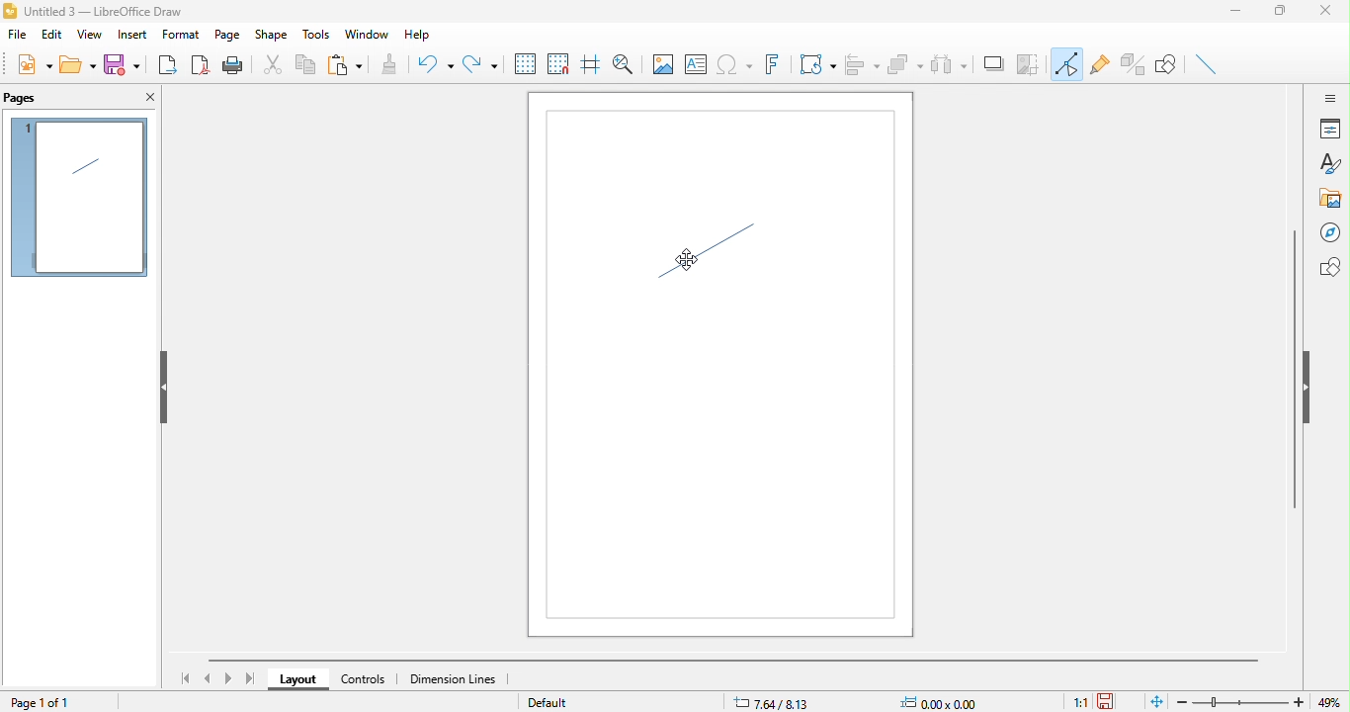  What do you see at coordinates (707, 259) in the screenshot?
I see `line` at bounding box center [707, 259].